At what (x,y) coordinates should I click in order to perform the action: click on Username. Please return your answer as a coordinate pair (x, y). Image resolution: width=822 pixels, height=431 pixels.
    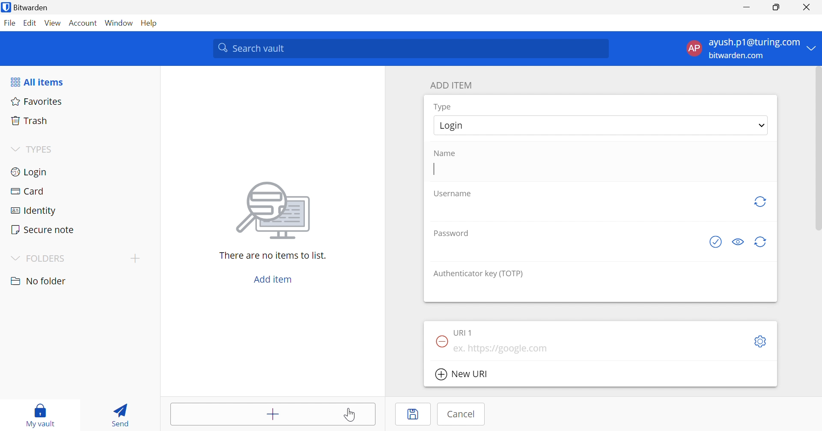
    Looking at the image, I should click on (453, 193).